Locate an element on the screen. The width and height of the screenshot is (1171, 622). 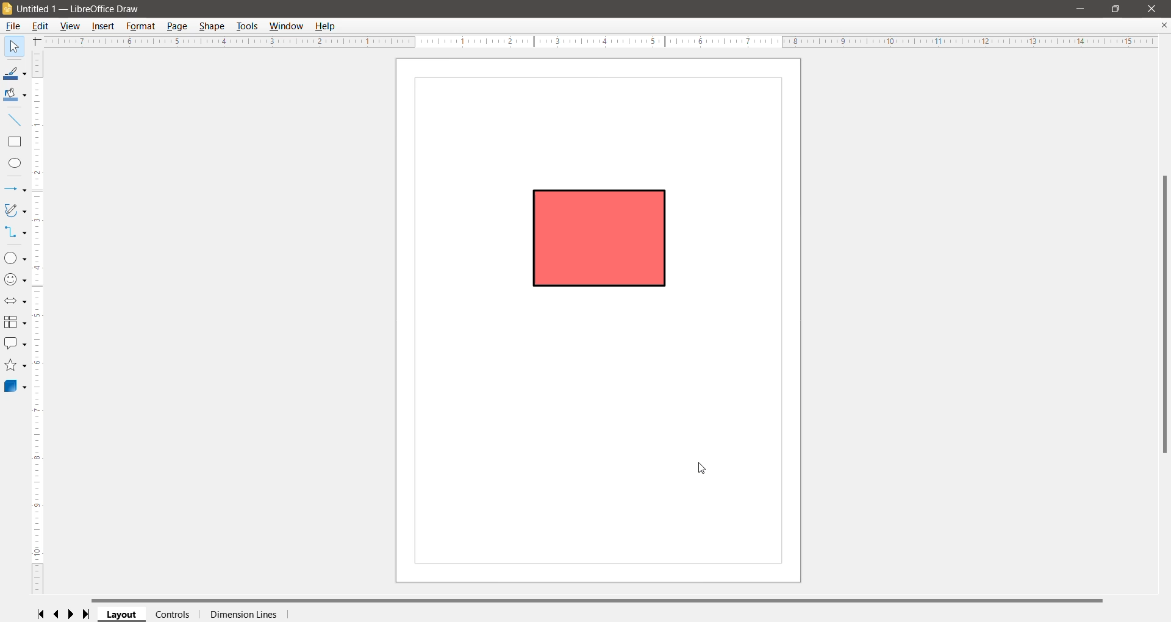
Document Title - Application Name is located at coordinates (84, 9).